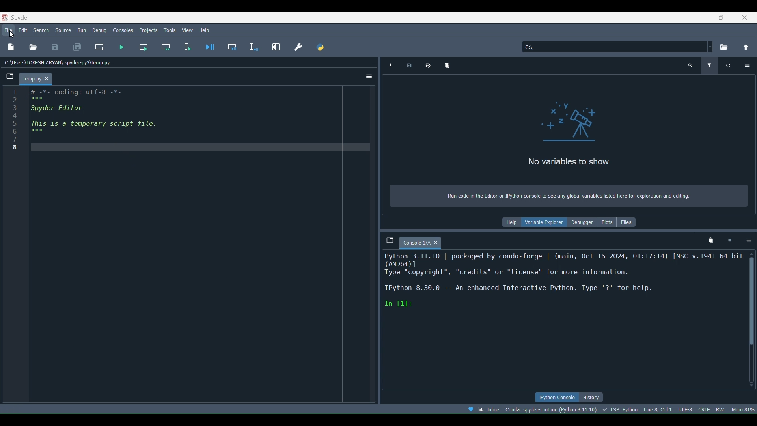 This screenshot has height=426, width=757. I want to click on Filter variables, so click(708, 65).